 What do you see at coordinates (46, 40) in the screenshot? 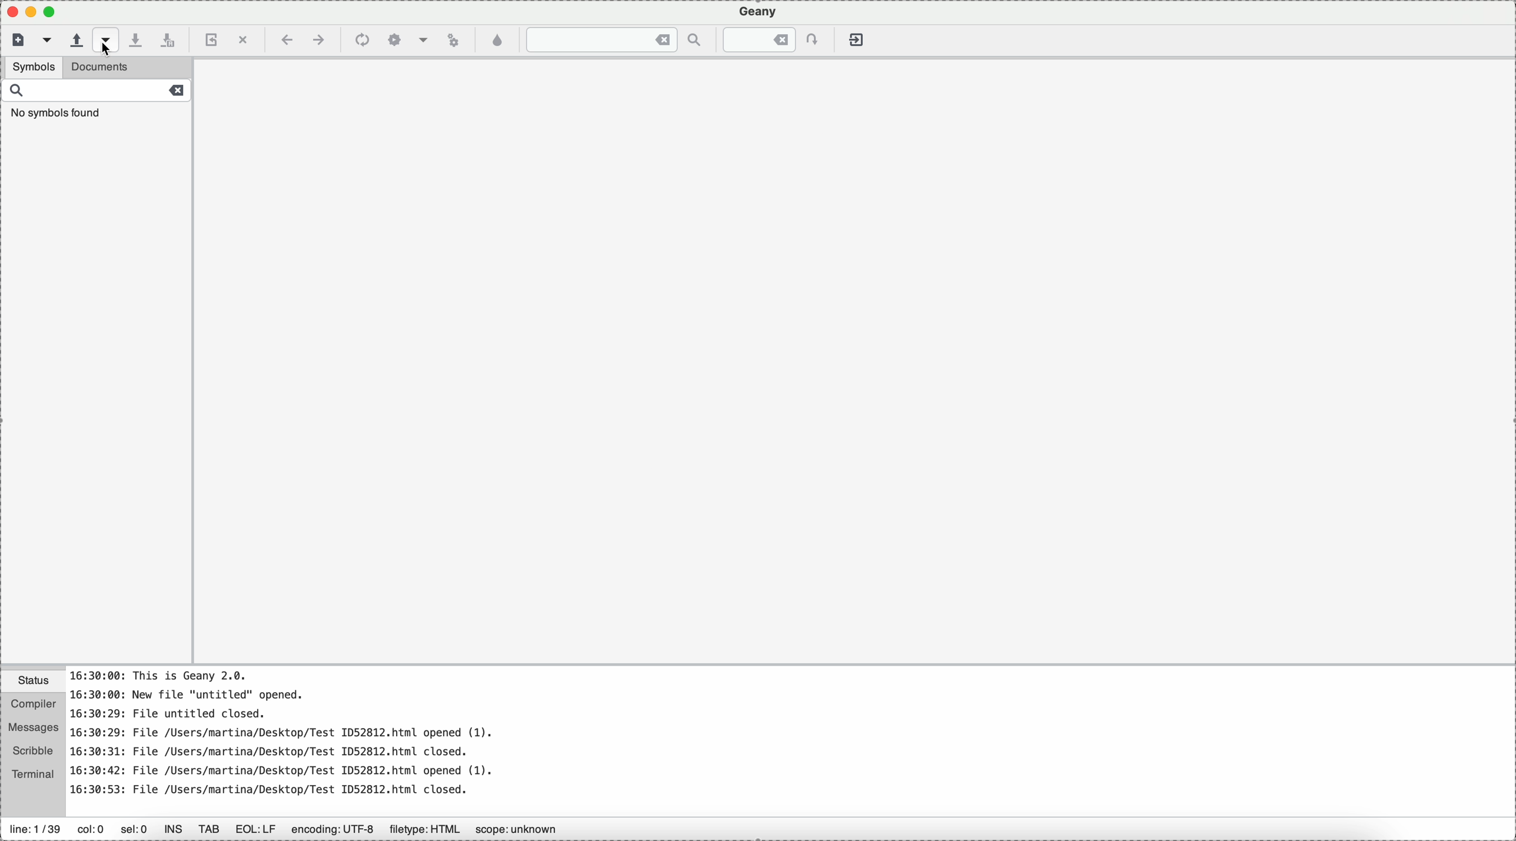
I see `new file from template` at bounding box center [46, 40].